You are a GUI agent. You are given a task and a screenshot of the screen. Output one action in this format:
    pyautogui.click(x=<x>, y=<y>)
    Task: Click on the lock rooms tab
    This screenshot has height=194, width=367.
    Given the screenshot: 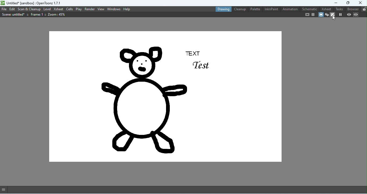 What is the action you would take?
    pyautogui.click(x=364, y=9)
    